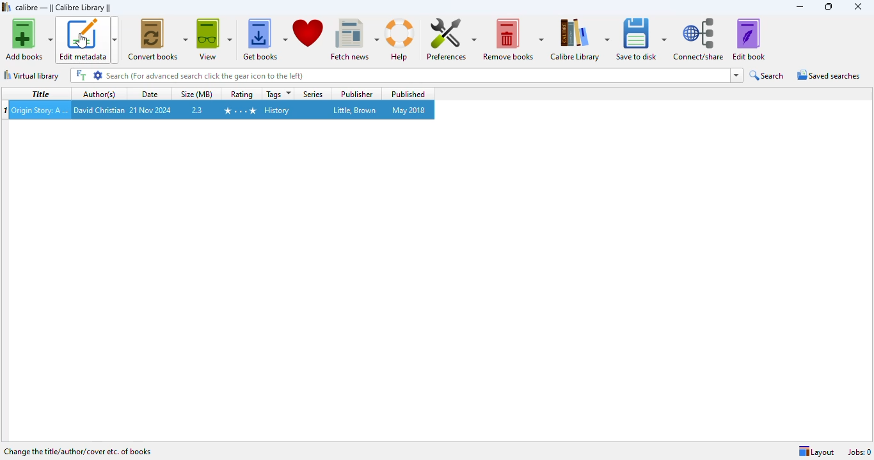 Image resolution: width=874 pixels, height=460 pixels. I want to click on published, so click(408, 94).